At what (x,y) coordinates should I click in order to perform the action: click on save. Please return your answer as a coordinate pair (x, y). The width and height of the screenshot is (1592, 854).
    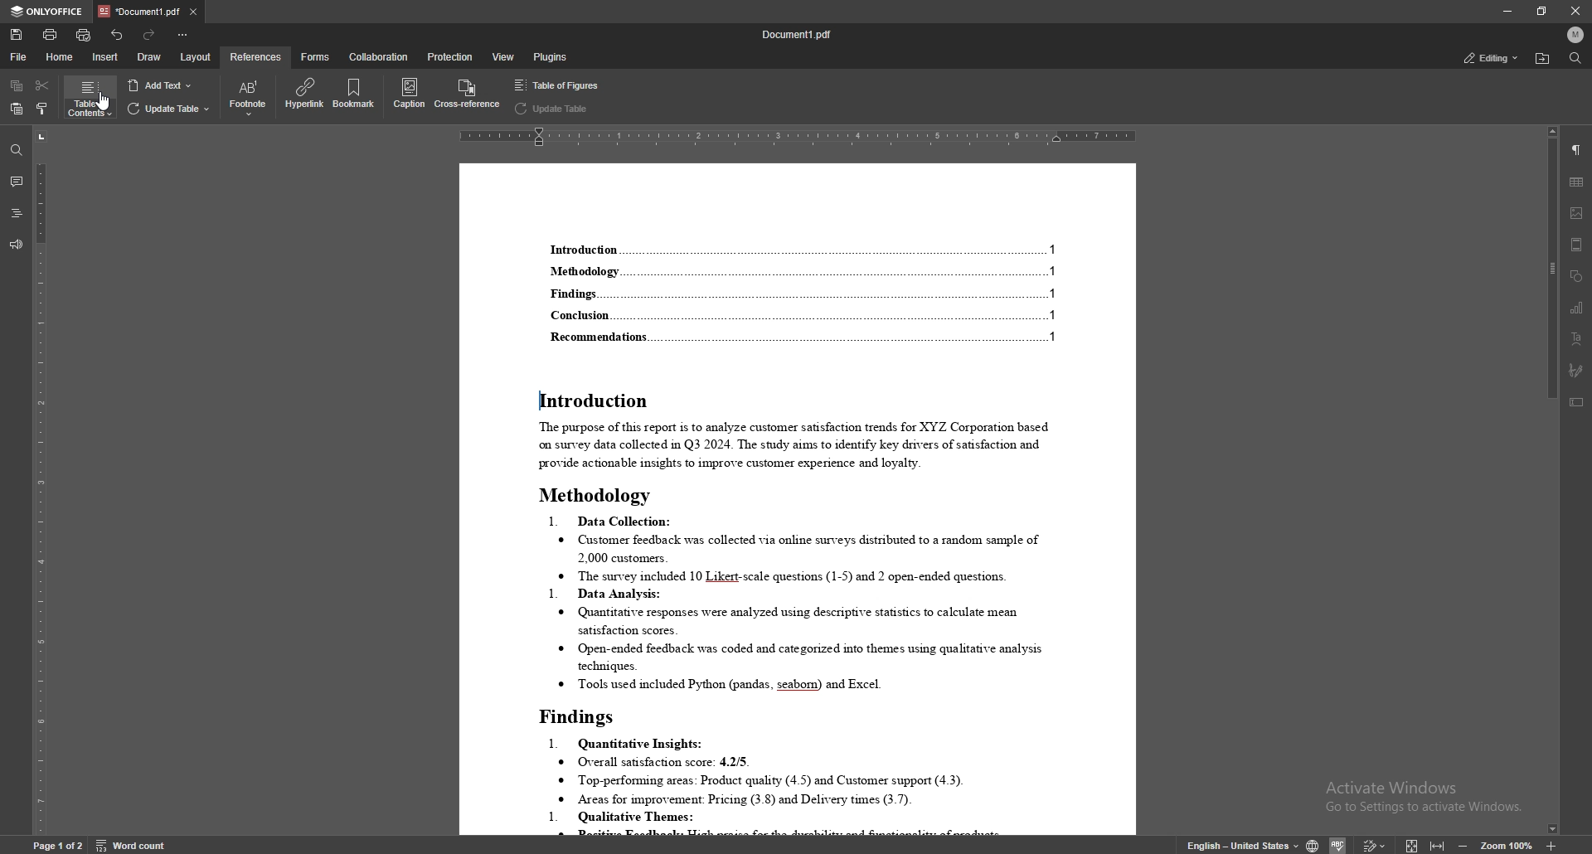
    Looking at the image, I should click on (17, 35).